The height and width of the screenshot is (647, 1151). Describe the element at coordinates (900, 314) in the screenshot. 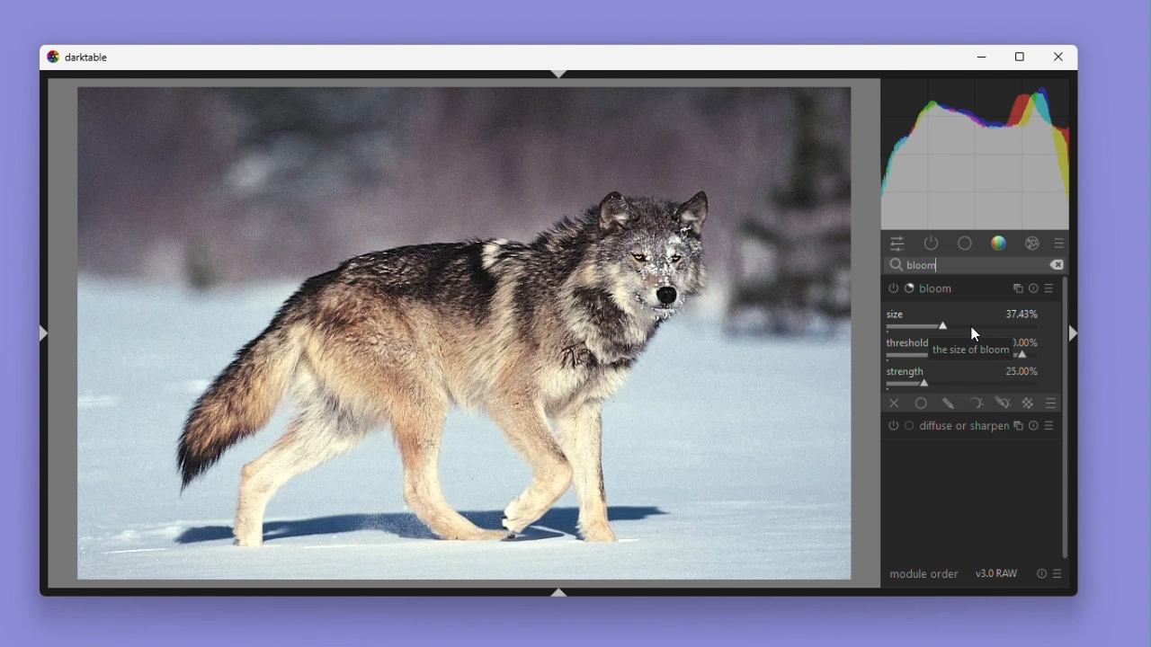

I see `Size` at that location.